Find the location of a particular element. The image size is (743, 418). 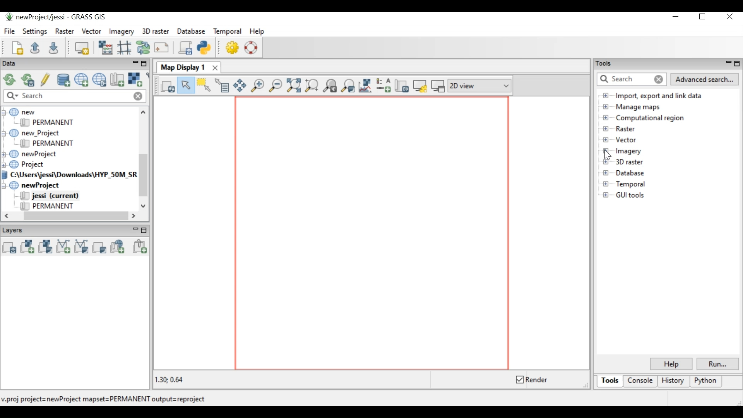

Query raster/vector map is located at coordinates (221, 86).